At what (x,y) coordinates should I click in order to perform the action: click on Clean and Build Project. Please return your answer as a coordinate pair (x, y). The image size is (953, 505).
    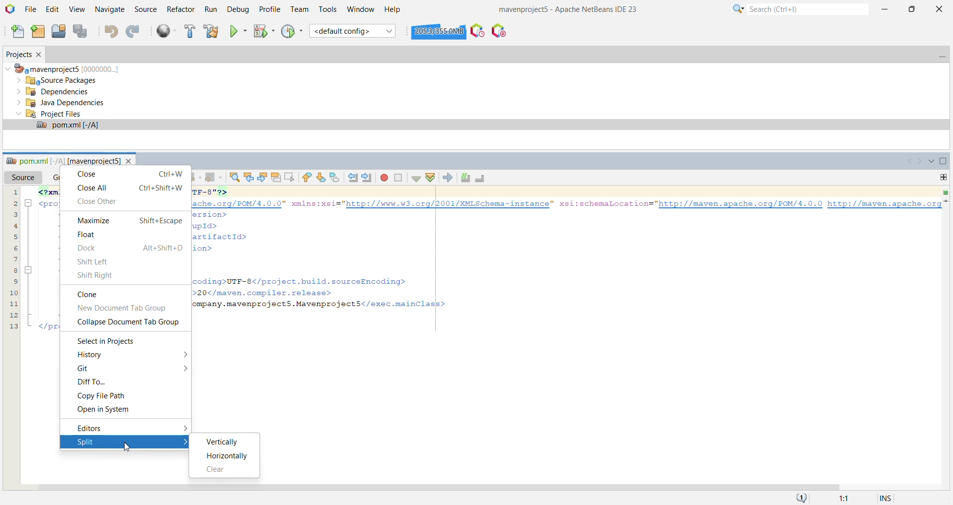
    Looking at the image, I should click on (211, 31).